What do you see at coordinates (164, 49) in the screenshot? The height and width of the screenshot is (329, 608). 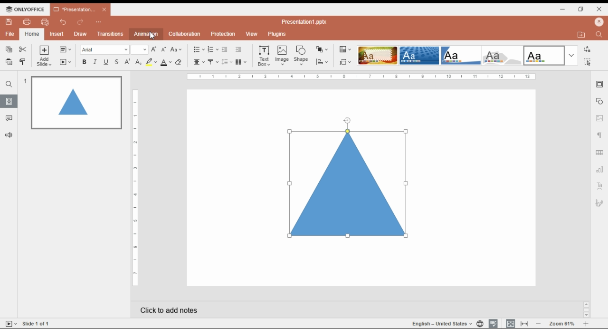 I see `decrement font size` at bounding box center [164, 49].